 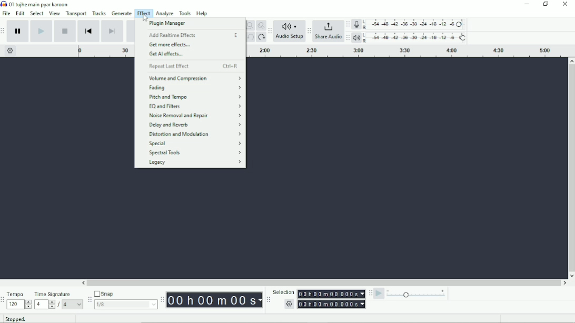 I want to click on Delay and Reverb, so click(x=195, y=125).